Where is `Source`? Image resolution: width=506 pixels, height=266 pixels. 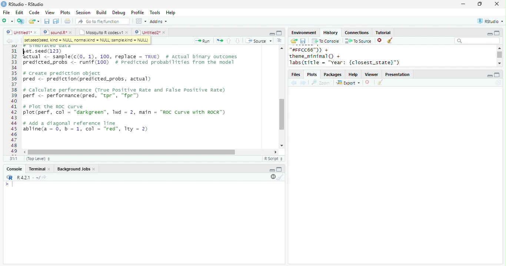
Source is located at coordinates (259, 41).